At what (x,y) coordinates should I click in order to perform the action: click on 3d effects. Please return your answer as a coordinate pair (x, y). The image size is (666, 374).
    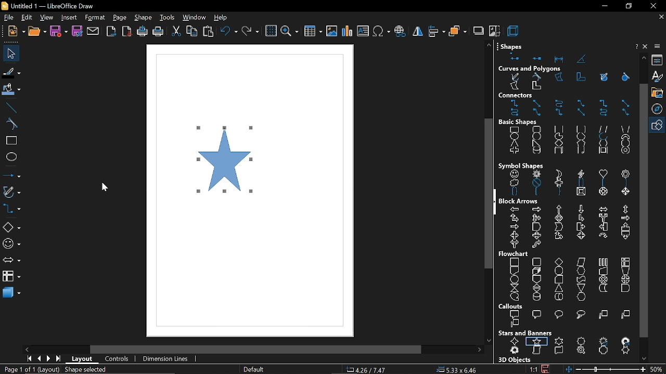
    Looking at the image, I should click on (515, 31).